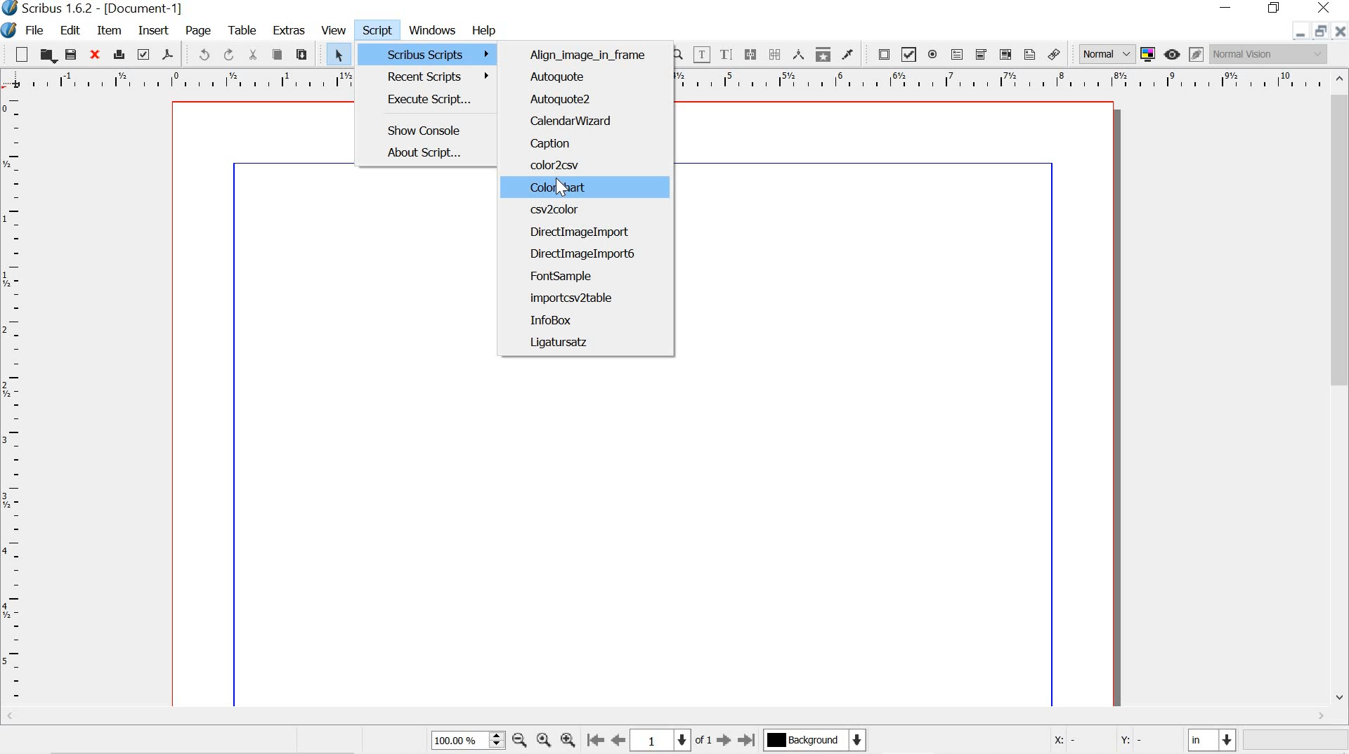 Image resolution: width=1349 pixels, height=754 pixels. I want to click on script, so click(378, 30).